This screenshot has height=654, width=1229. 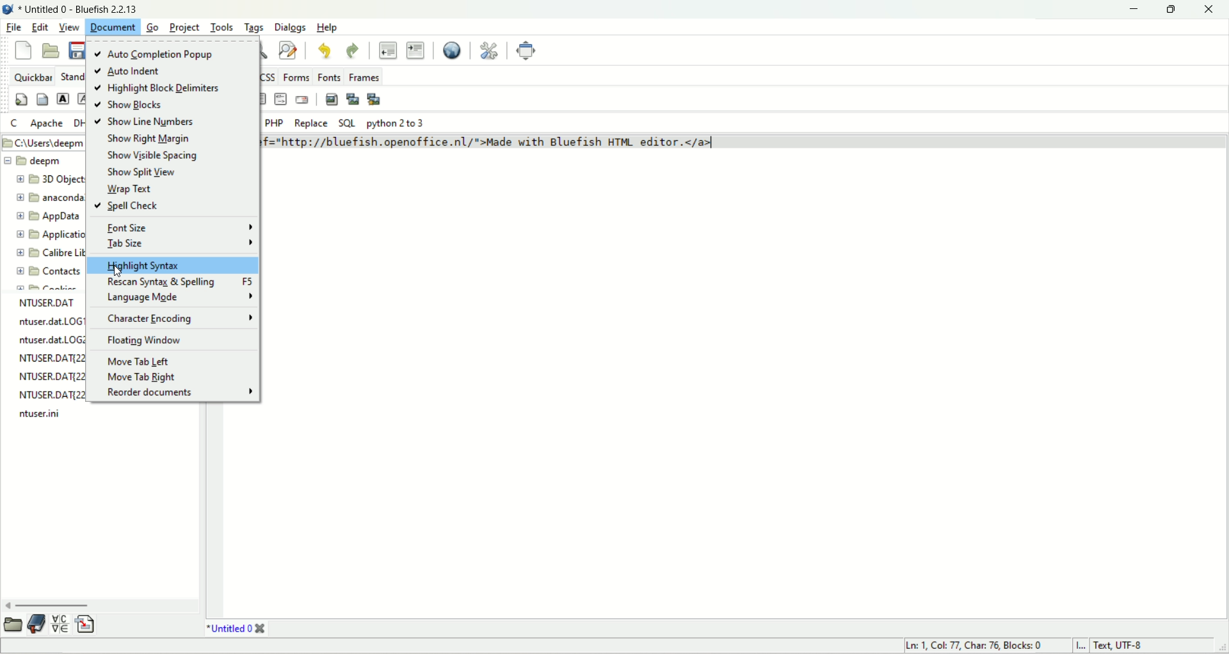 I want to click on text, so click(x=49, y=358).